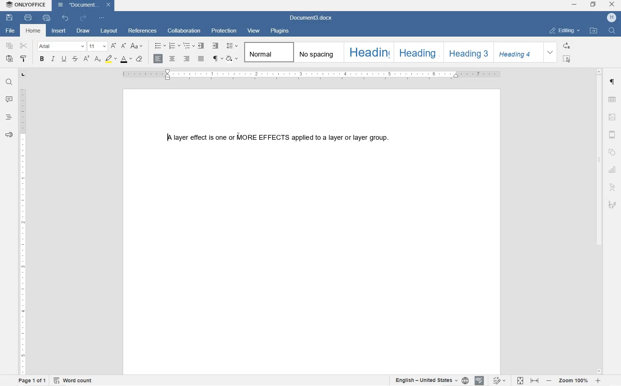  Describe the element at coordinates (575, 5) in the screenshot. I see `MINIMIZE` at that location.